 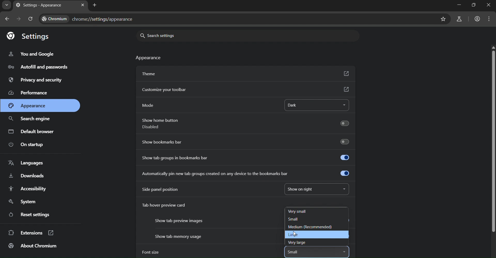 What do you see at coordinates (295, 219) in the screenshot?
I see `small` at bounding box center [295, 219].